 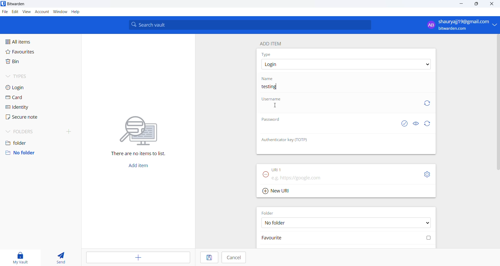 I want to click on search bar, so click(x=250, y=25).